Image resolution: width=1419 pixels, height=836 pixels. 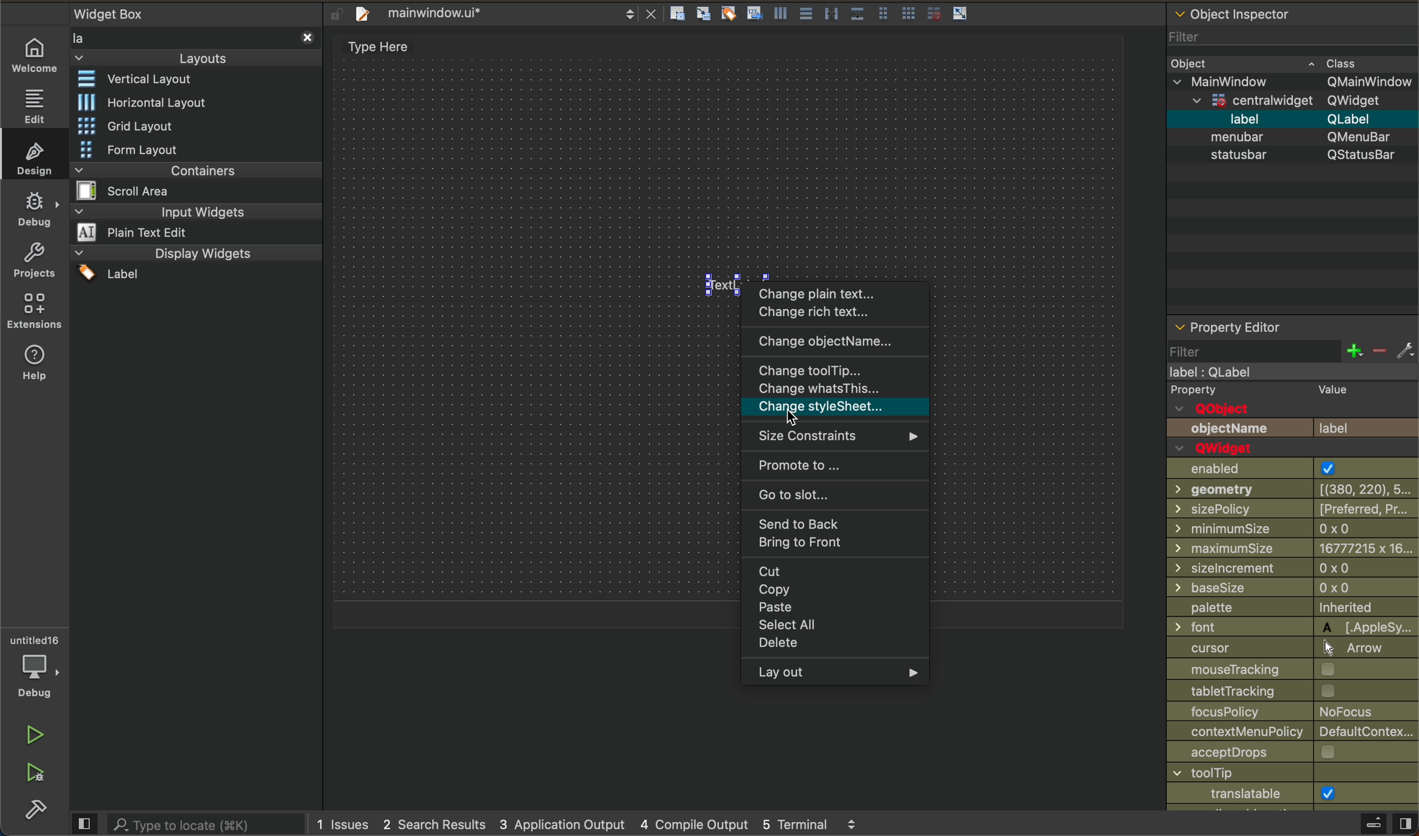 What do you see at coordinates (134, 123) in the screenshot?
I see `grid layout` at bounding box center [134, 123].